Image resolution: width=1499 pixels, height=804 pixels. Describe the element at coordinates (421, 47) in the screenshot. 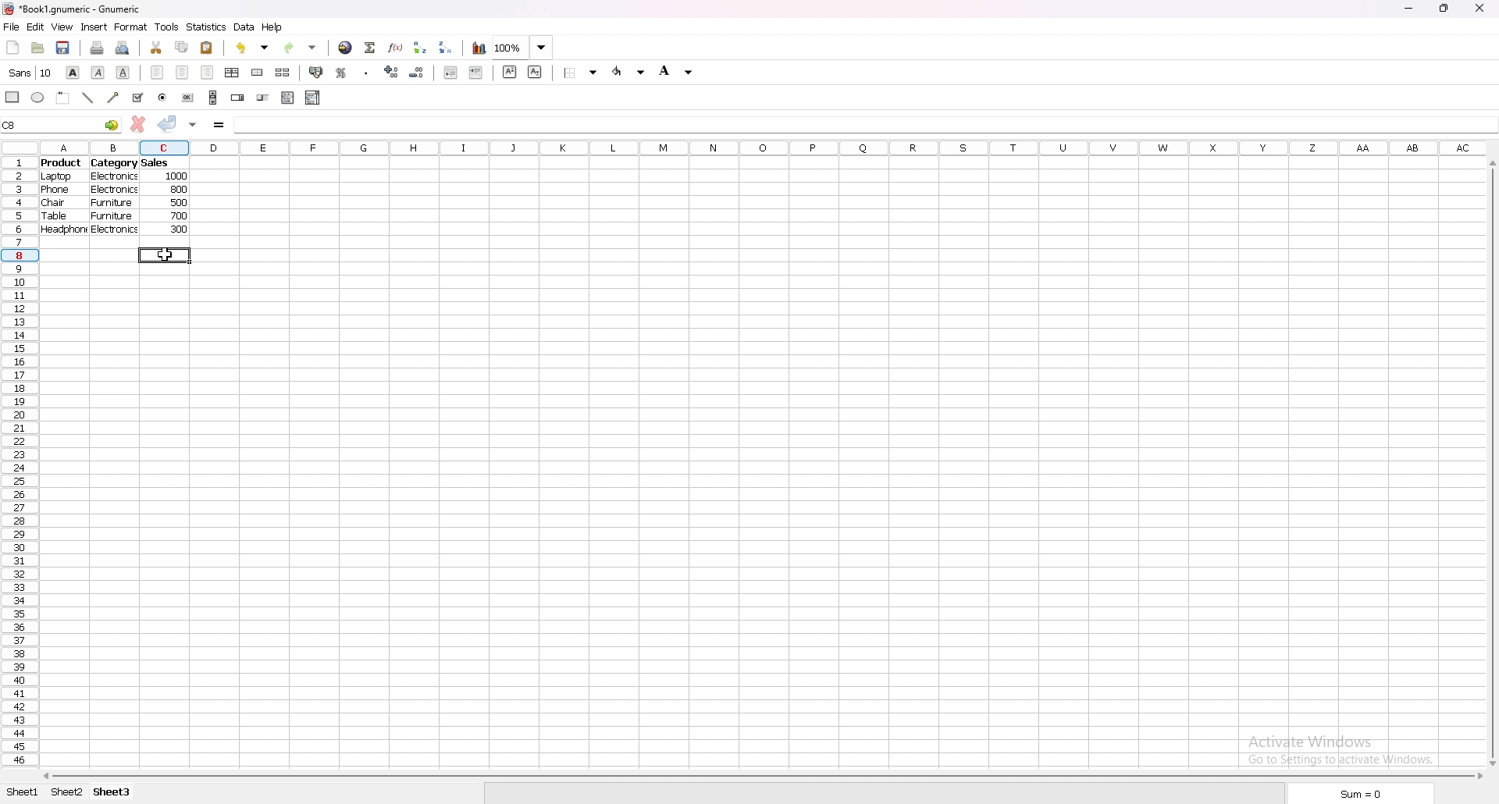

I see `sort ascending` at that location.